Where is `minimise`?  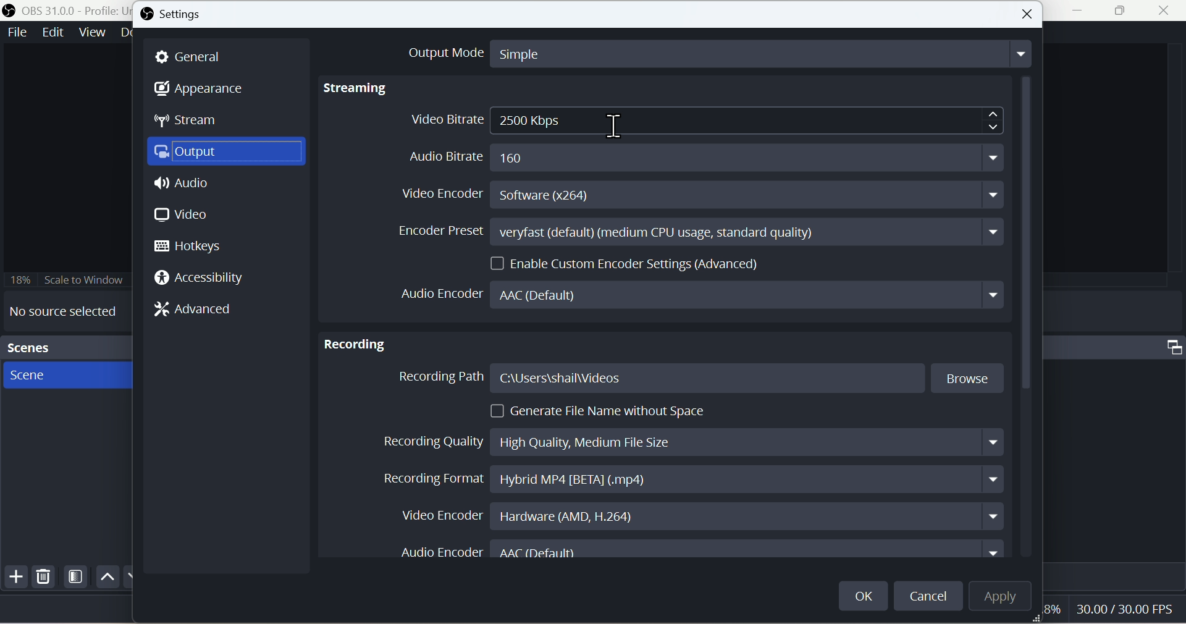
minimise is located at coordinates (1082, 12).